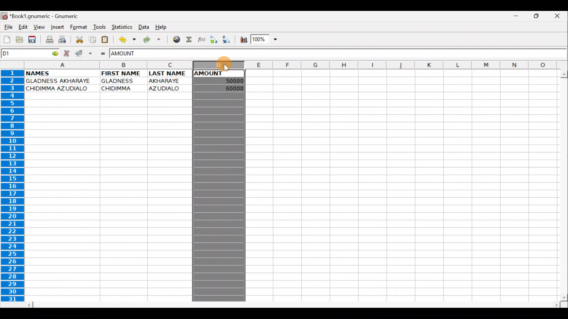 The height and width of the screenshot is (319, 568). Describe the element at coordinates (67, 53) in the screenshot. I see `Cancel change` at that location.